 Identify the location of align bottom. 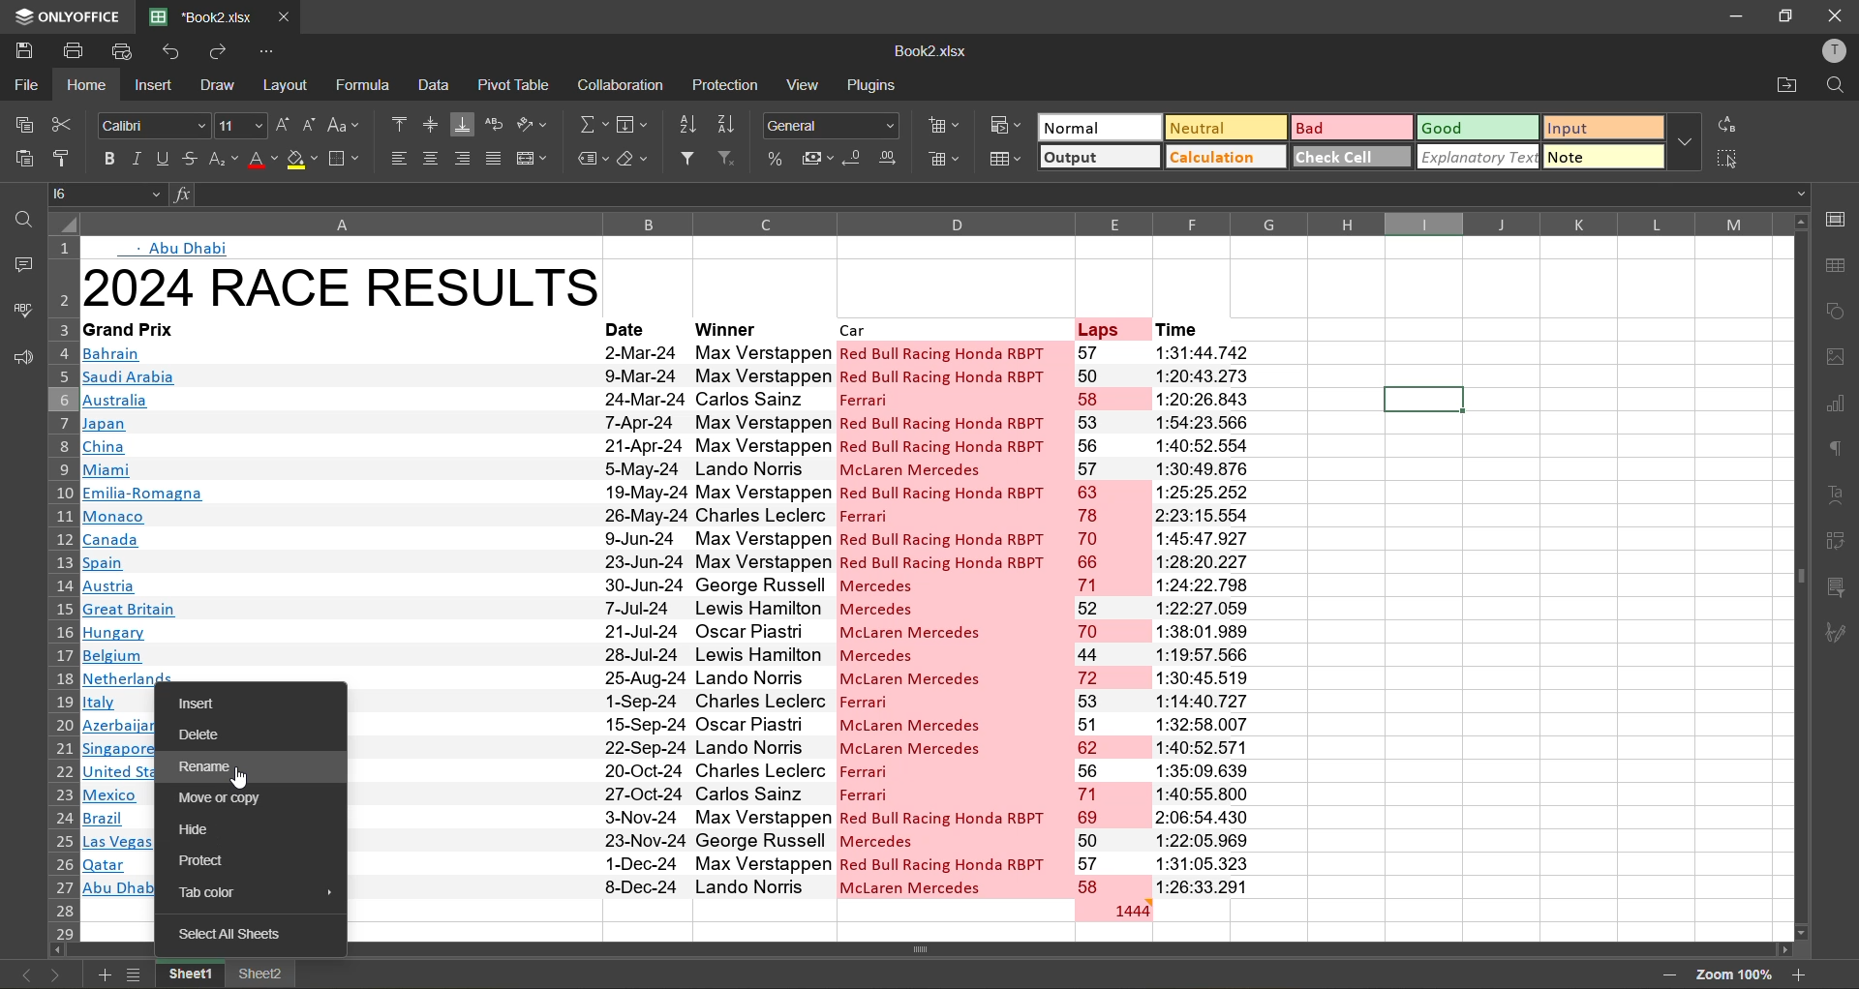
(464, 122).